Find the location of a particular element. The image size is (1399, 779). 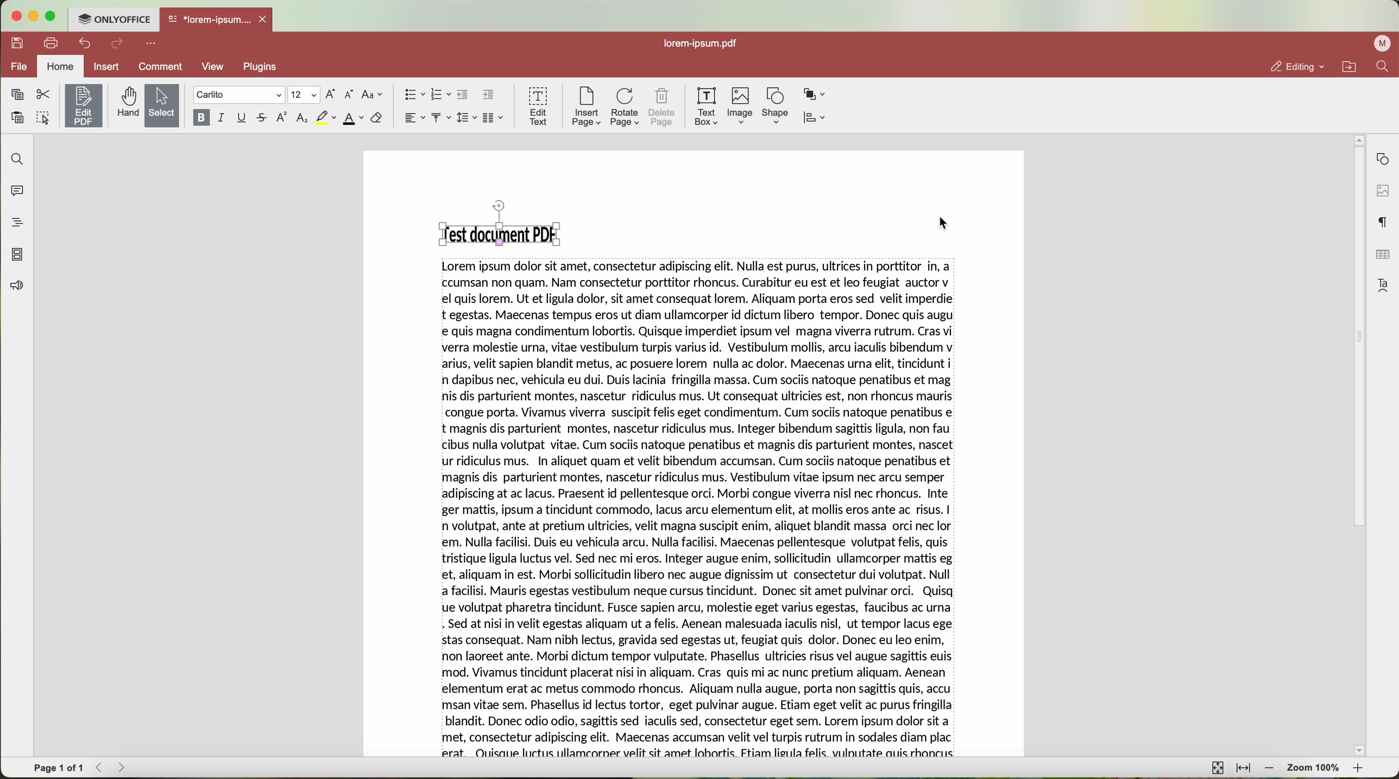

customize quick access toolbar is located at coordinates (152, 44).